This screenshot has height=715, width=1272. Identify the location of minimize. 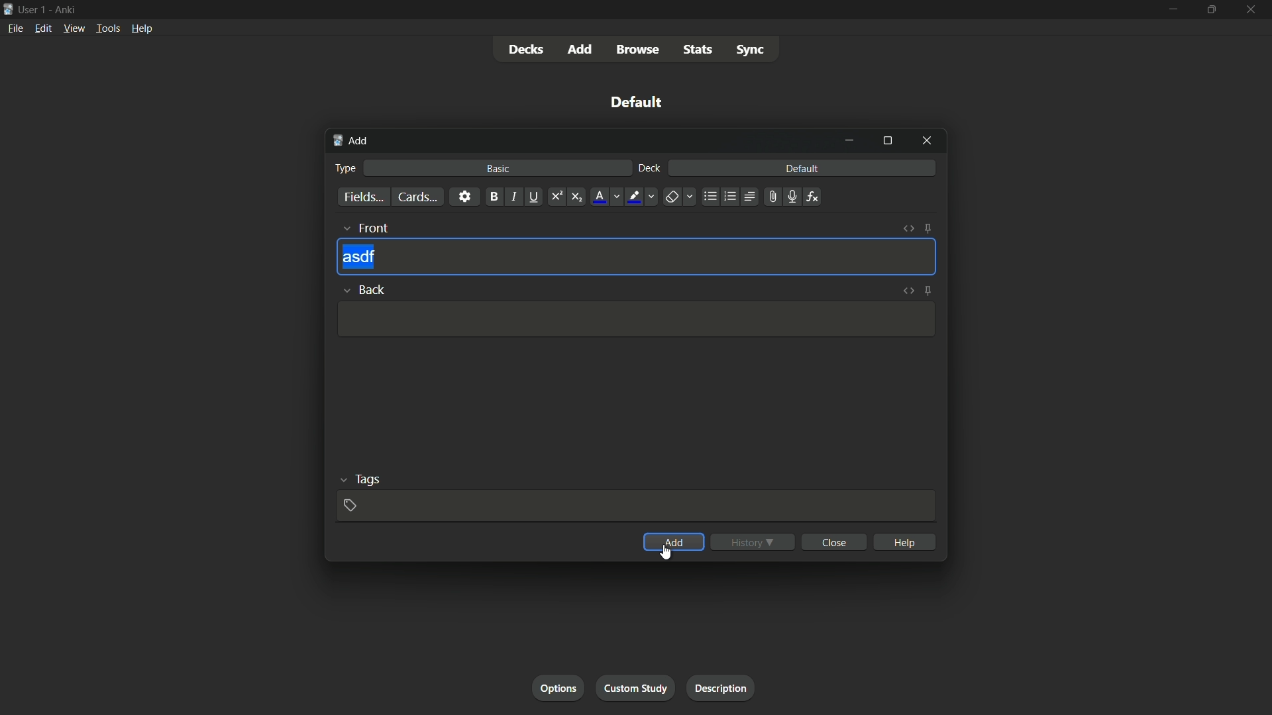
(849, 140).